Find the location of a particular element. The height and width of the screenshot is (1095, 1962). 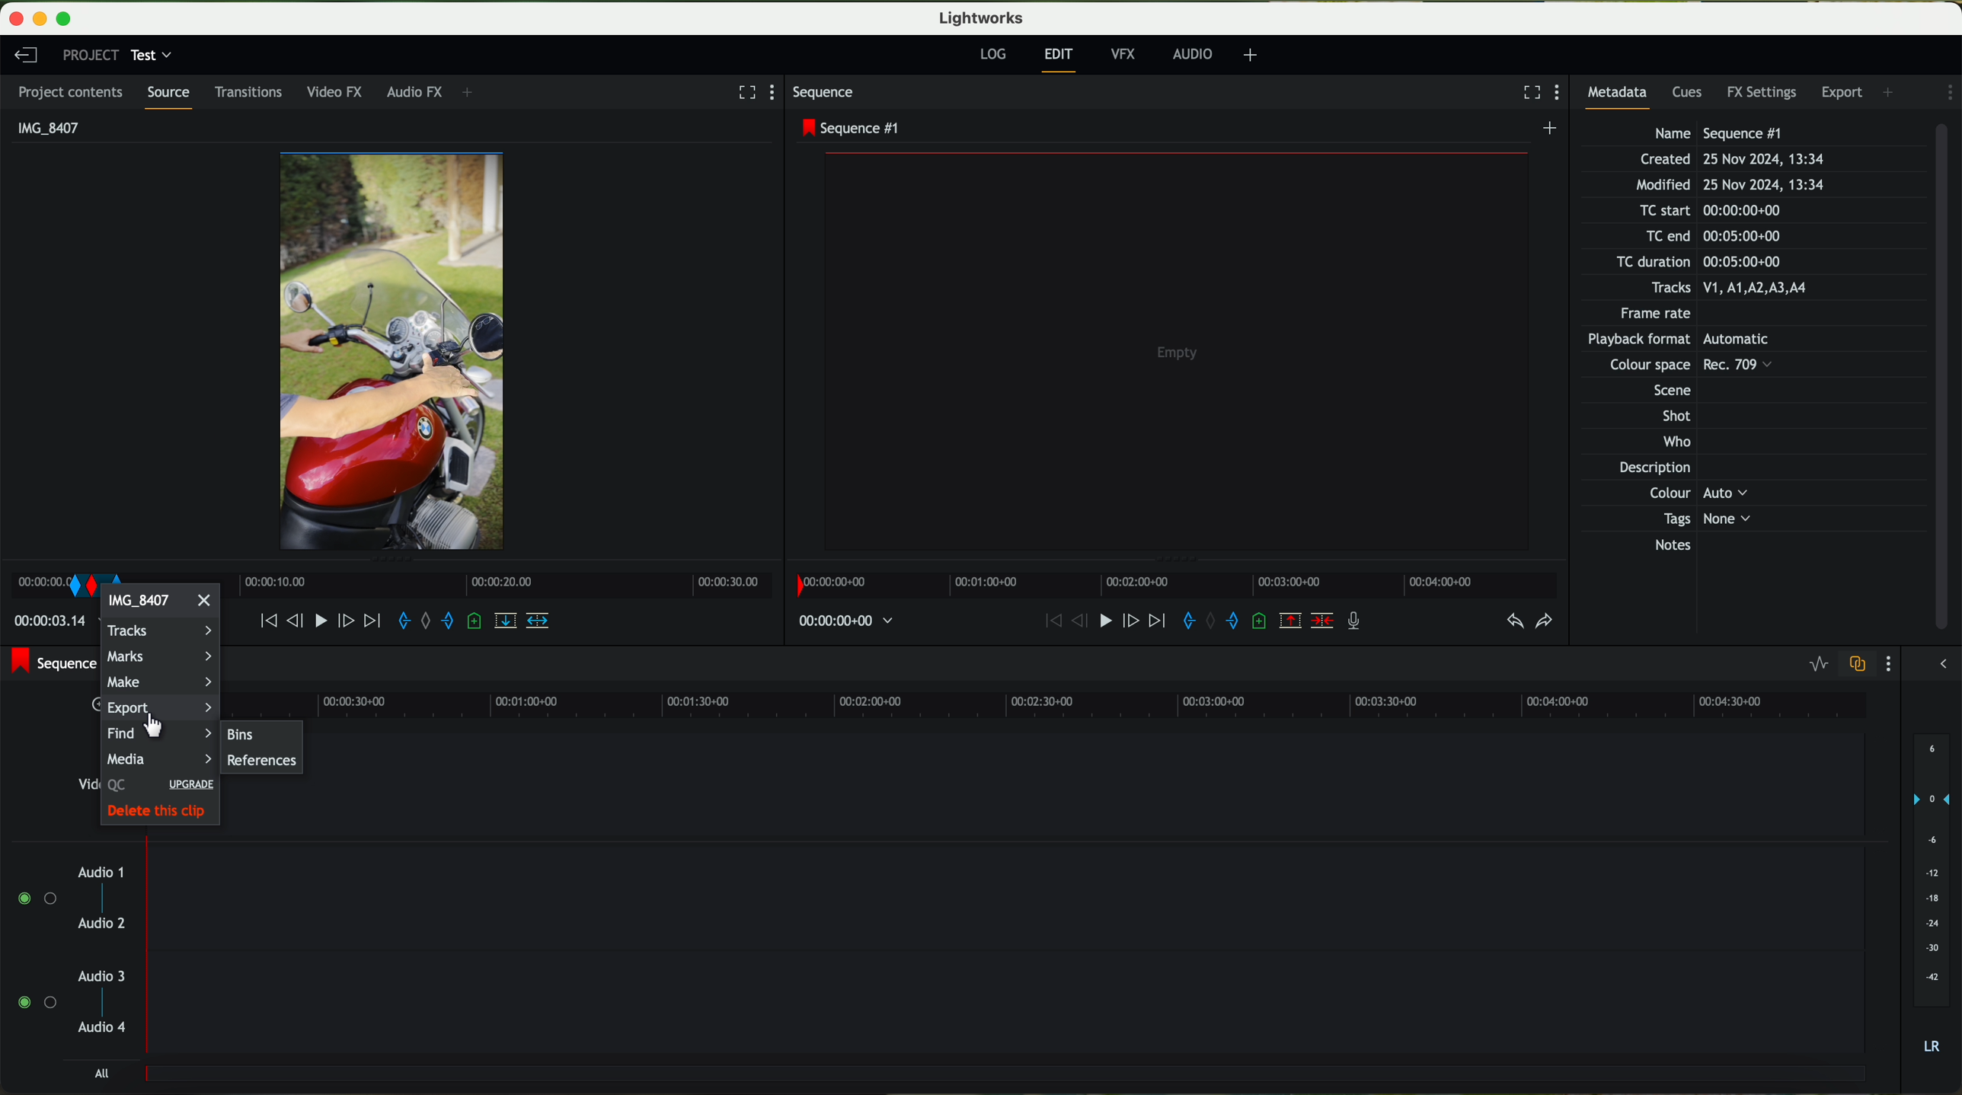

edit is located at coordinates (1060, 59).